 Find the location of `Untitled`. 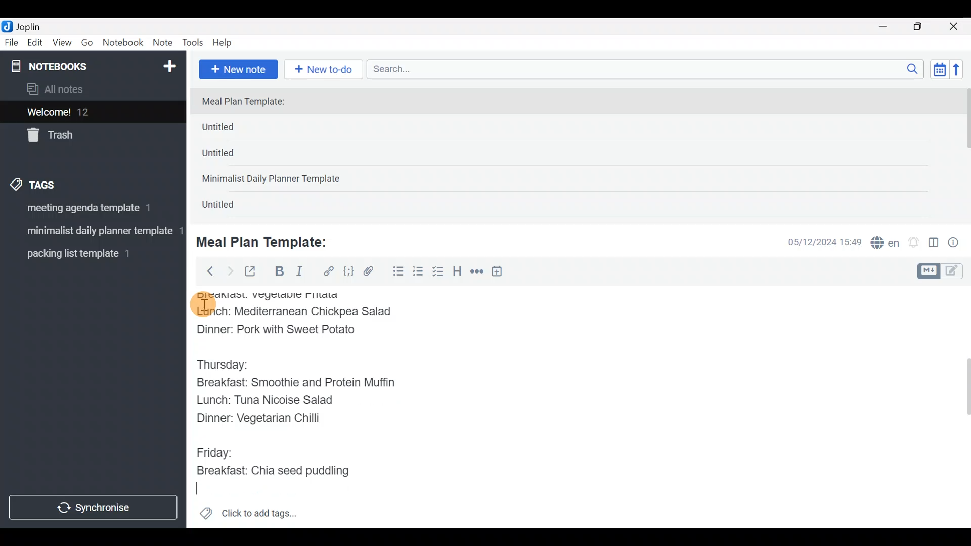

Untitled is located at coordinates (232, 156).